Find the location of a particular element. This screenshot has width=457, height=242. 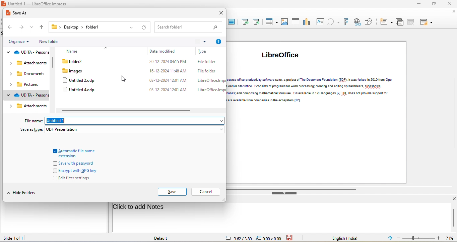

0.00x0.00 is located at coordinates (268, 238).